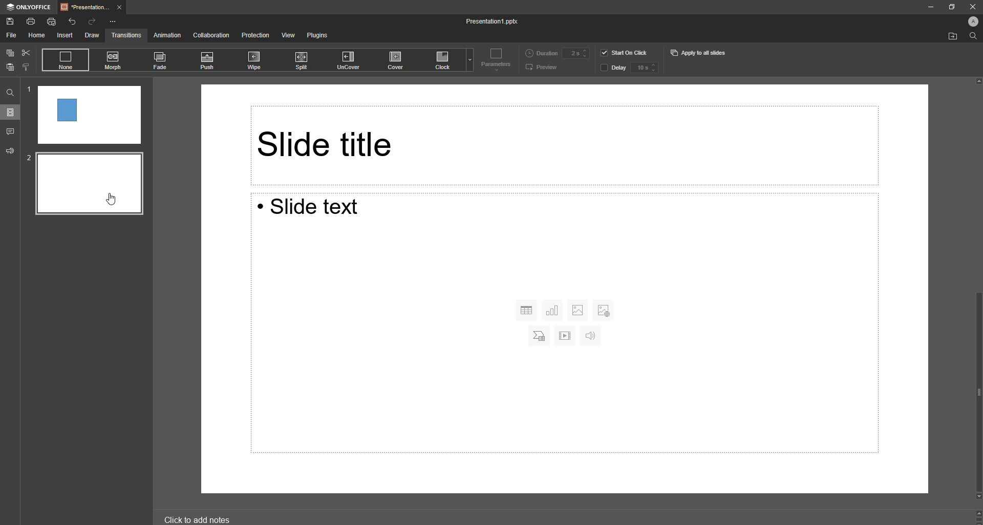 Image resolution: width=983 pixels, height=525 pixels. What do you see at coordinates (28, 67) in the screenshot?
I see `Choose Style` at bounding box center [28, 67].